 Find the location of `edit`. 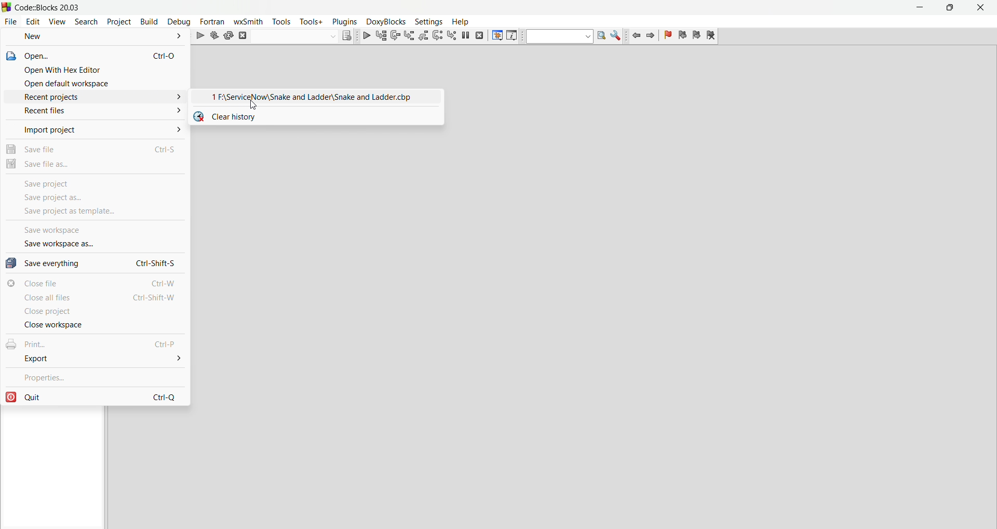

edit is located at coordinates (34, 22).